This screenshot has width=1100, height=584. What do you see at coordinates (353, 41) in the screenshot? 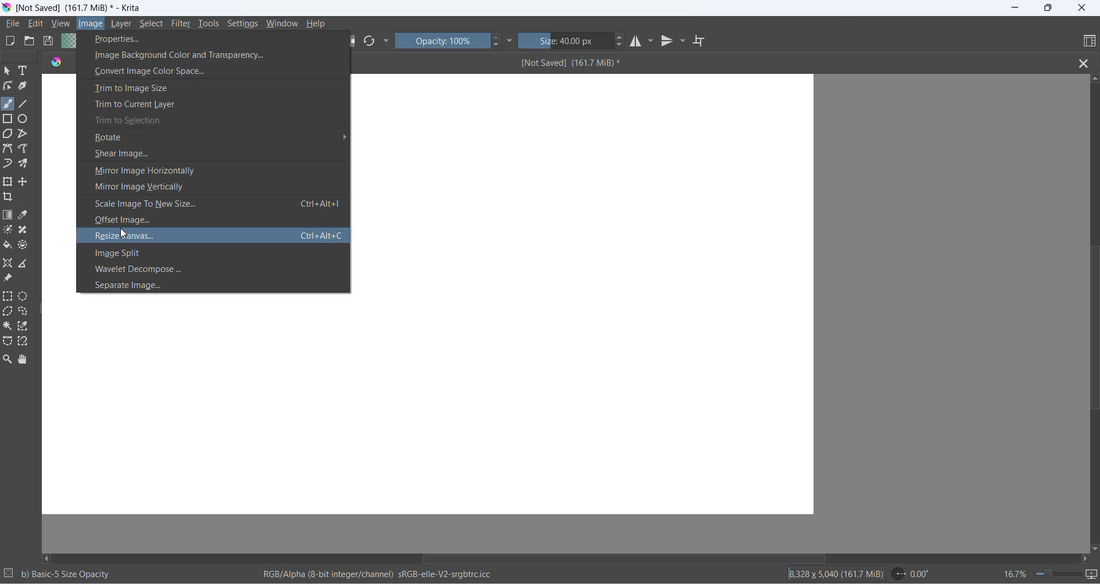
I see `preserve alpha` at bounding box center [353, 41].